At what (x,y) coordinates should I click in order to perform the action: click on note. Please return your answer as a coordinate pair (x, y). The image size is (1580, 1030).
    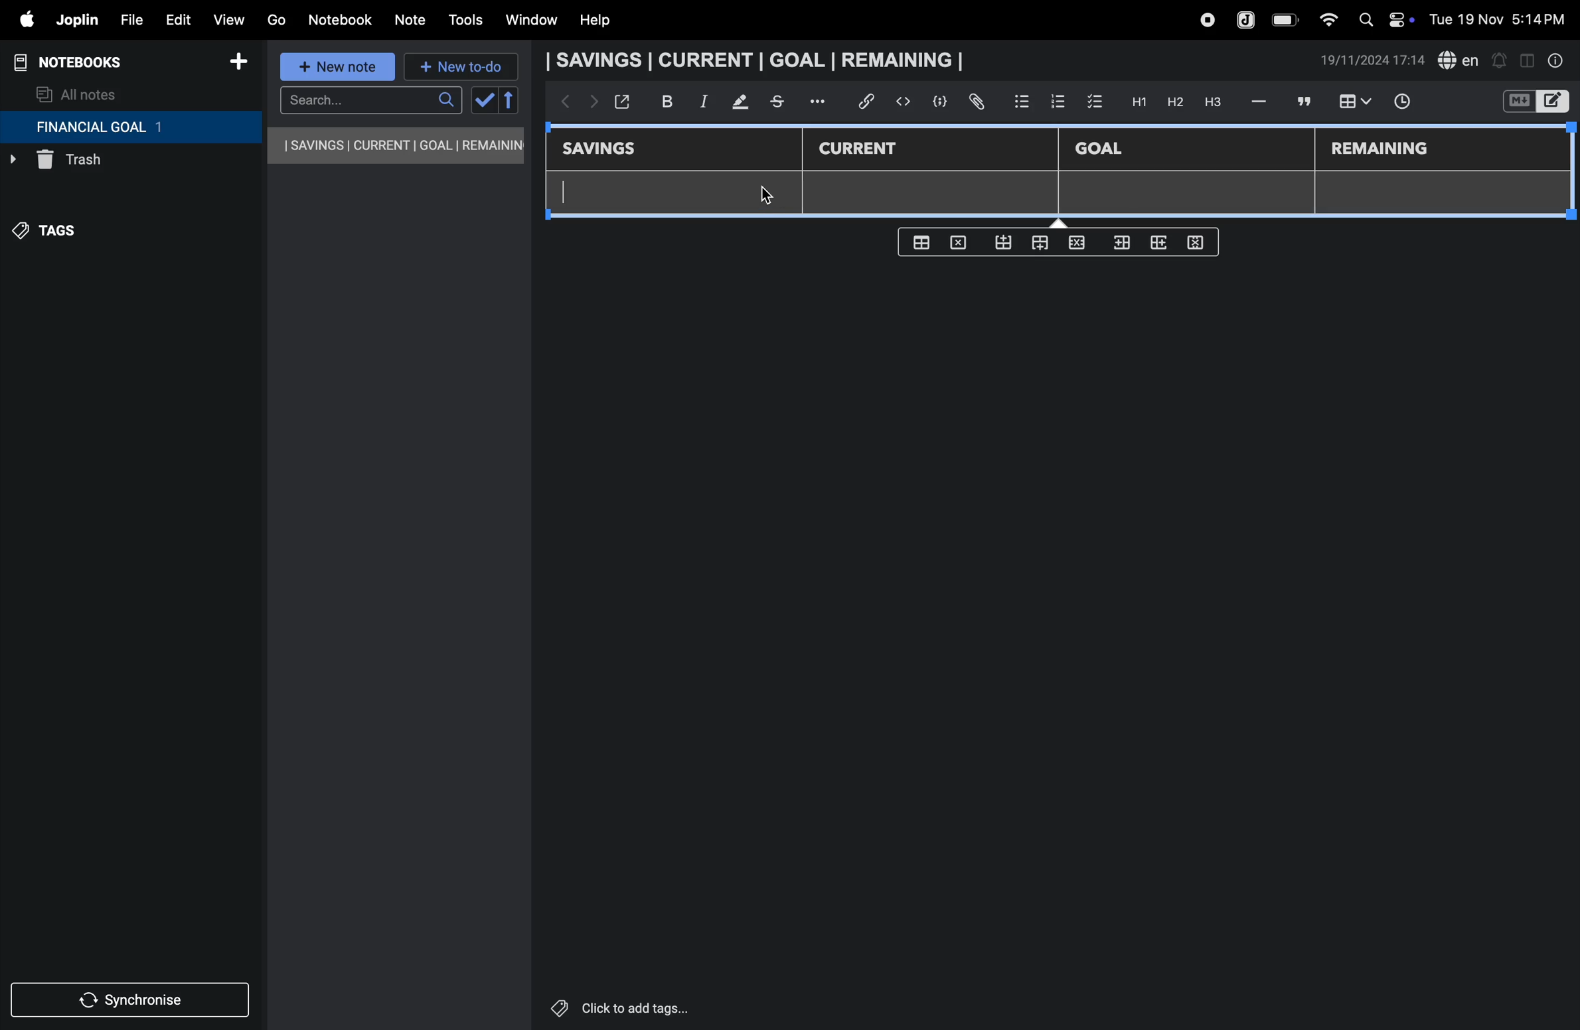
    Looking at the image, I should click on (412, 21).